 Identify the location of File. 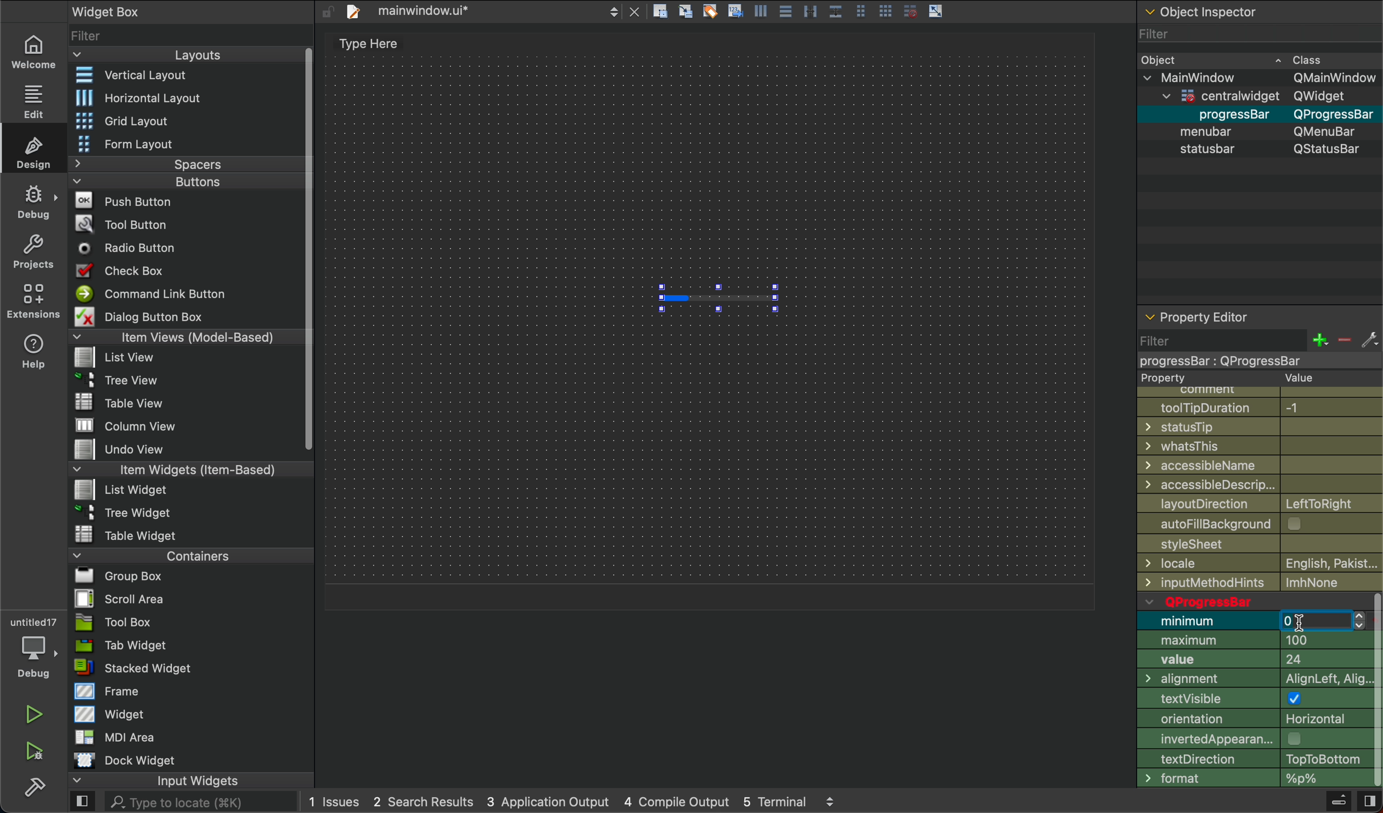
(119, 358).